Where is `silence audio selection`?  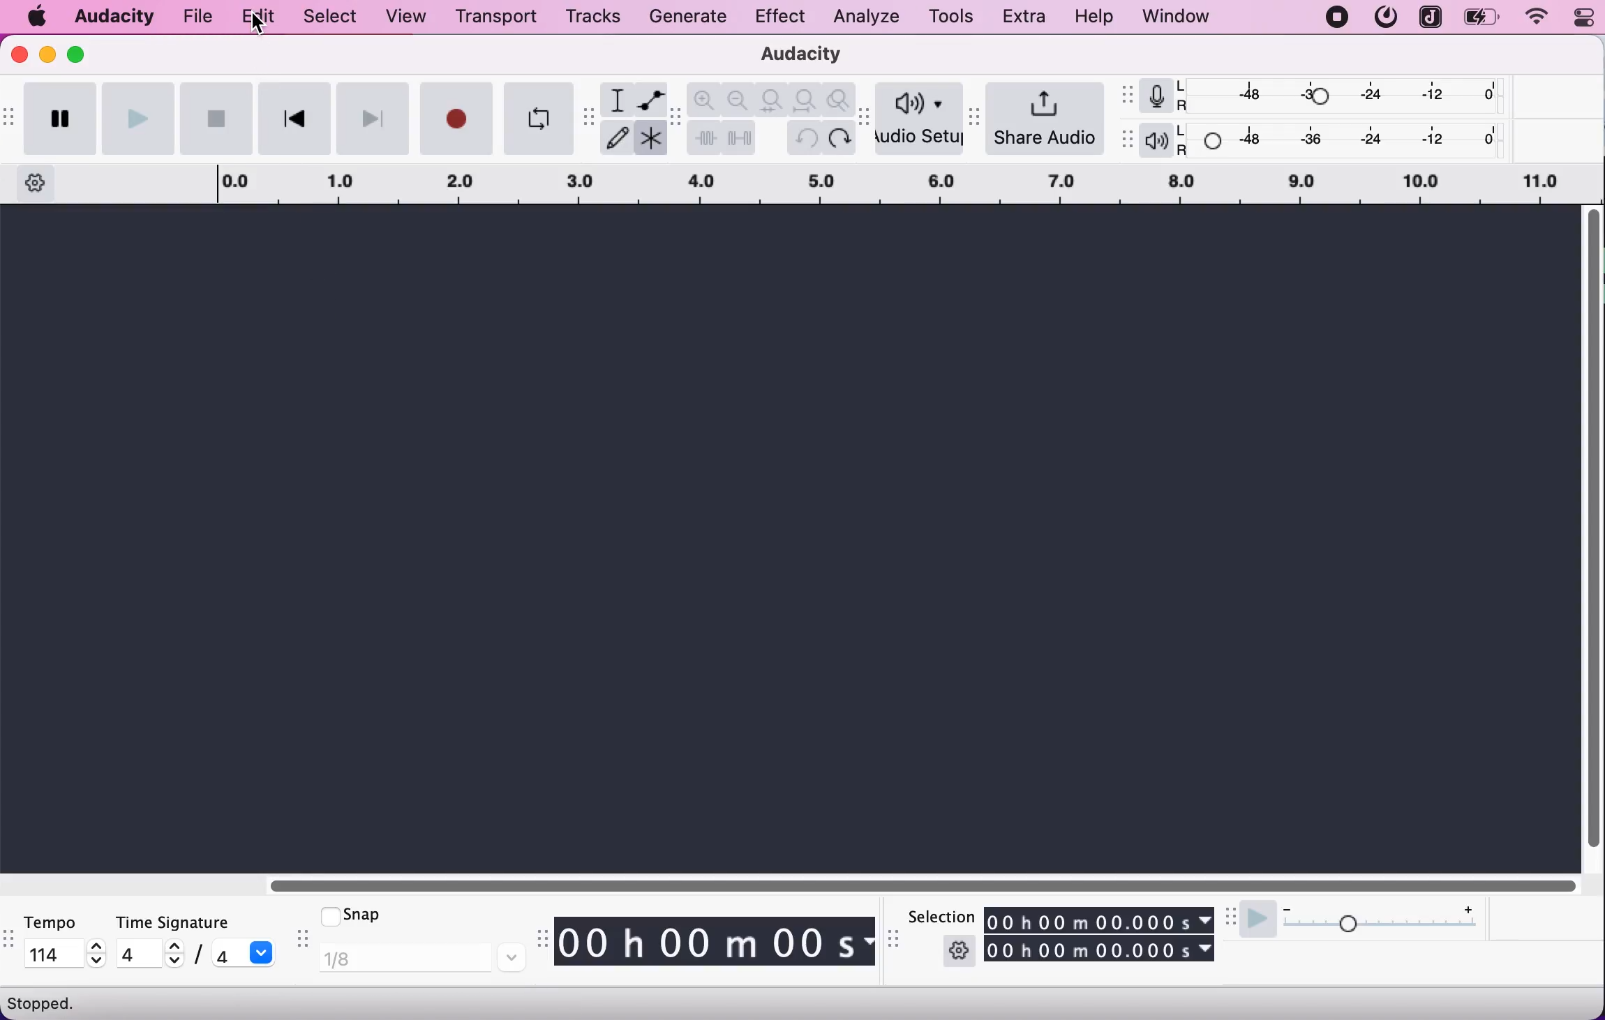
silence audio selection is located at coordinates (740, 138).